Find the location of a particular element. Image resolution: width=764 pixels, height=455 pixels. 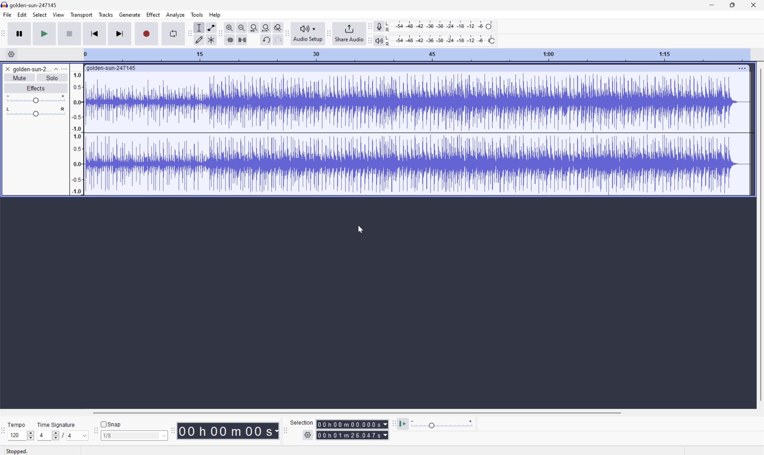

Selection Tool is located at coordinates (199, 27).